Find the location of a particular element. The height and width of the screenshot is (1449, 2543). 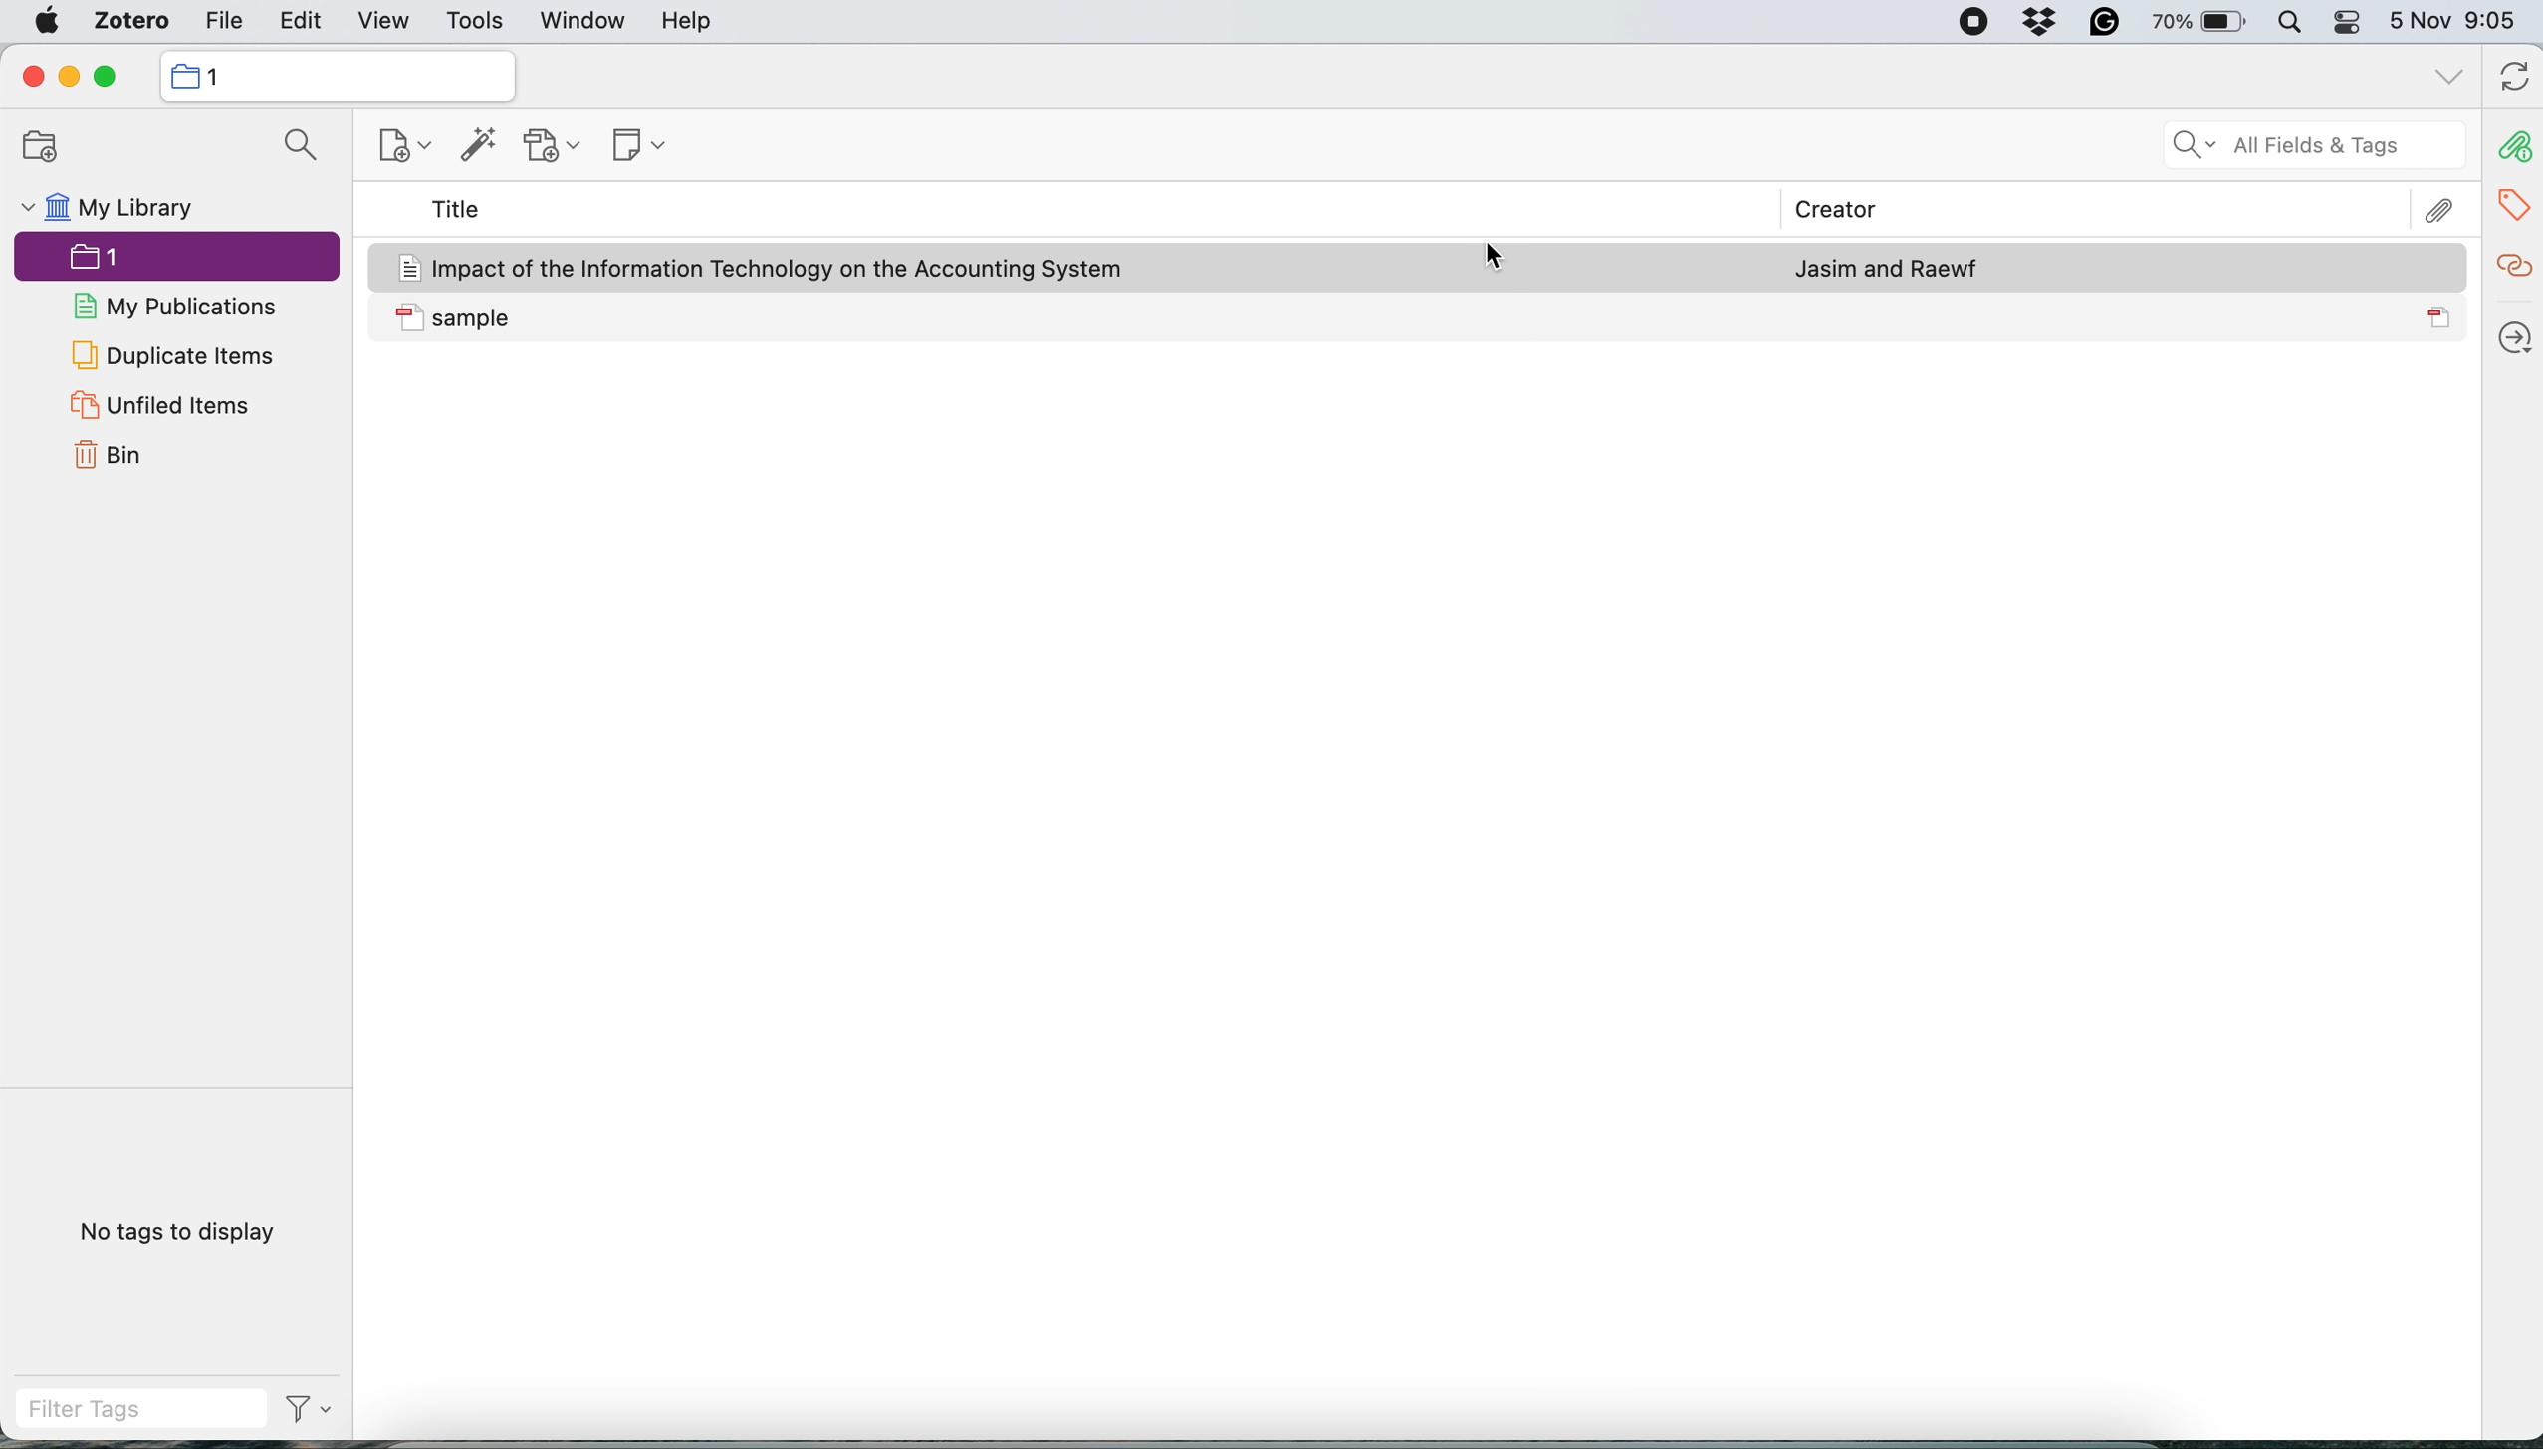

new attachment is located at coordinates (556, 145).